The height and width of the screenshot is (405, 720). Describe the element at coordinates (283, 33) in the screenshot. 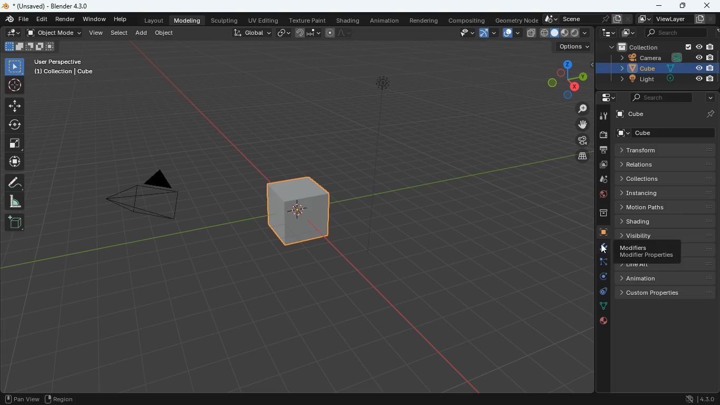

I see `link` at that location.